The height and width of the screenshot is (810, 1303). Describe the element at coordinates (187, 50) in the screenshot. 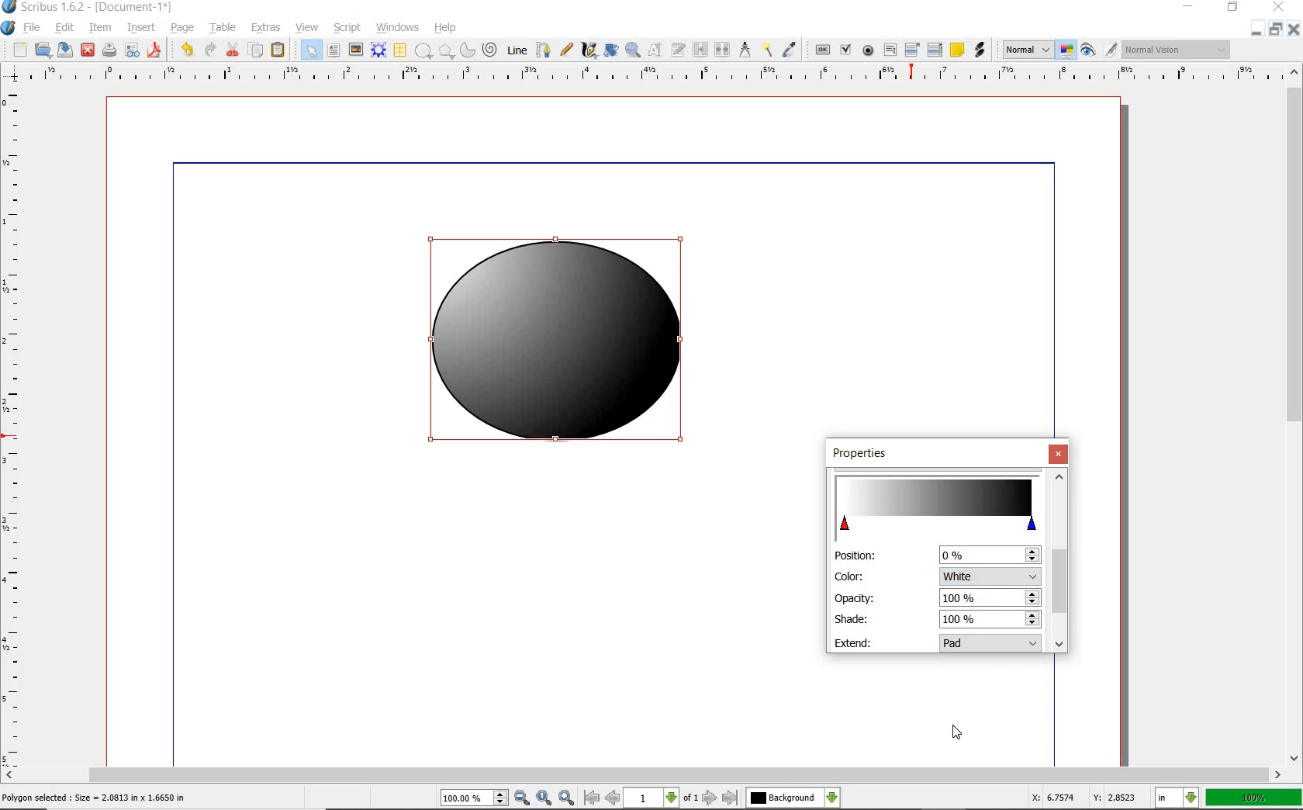

I see `UNDO` at that location.